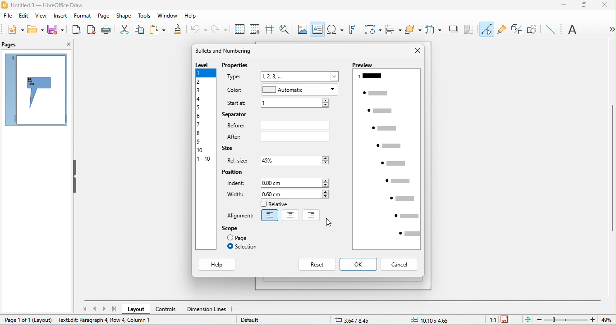  I want to click on zoom bar, so click(566, 320).